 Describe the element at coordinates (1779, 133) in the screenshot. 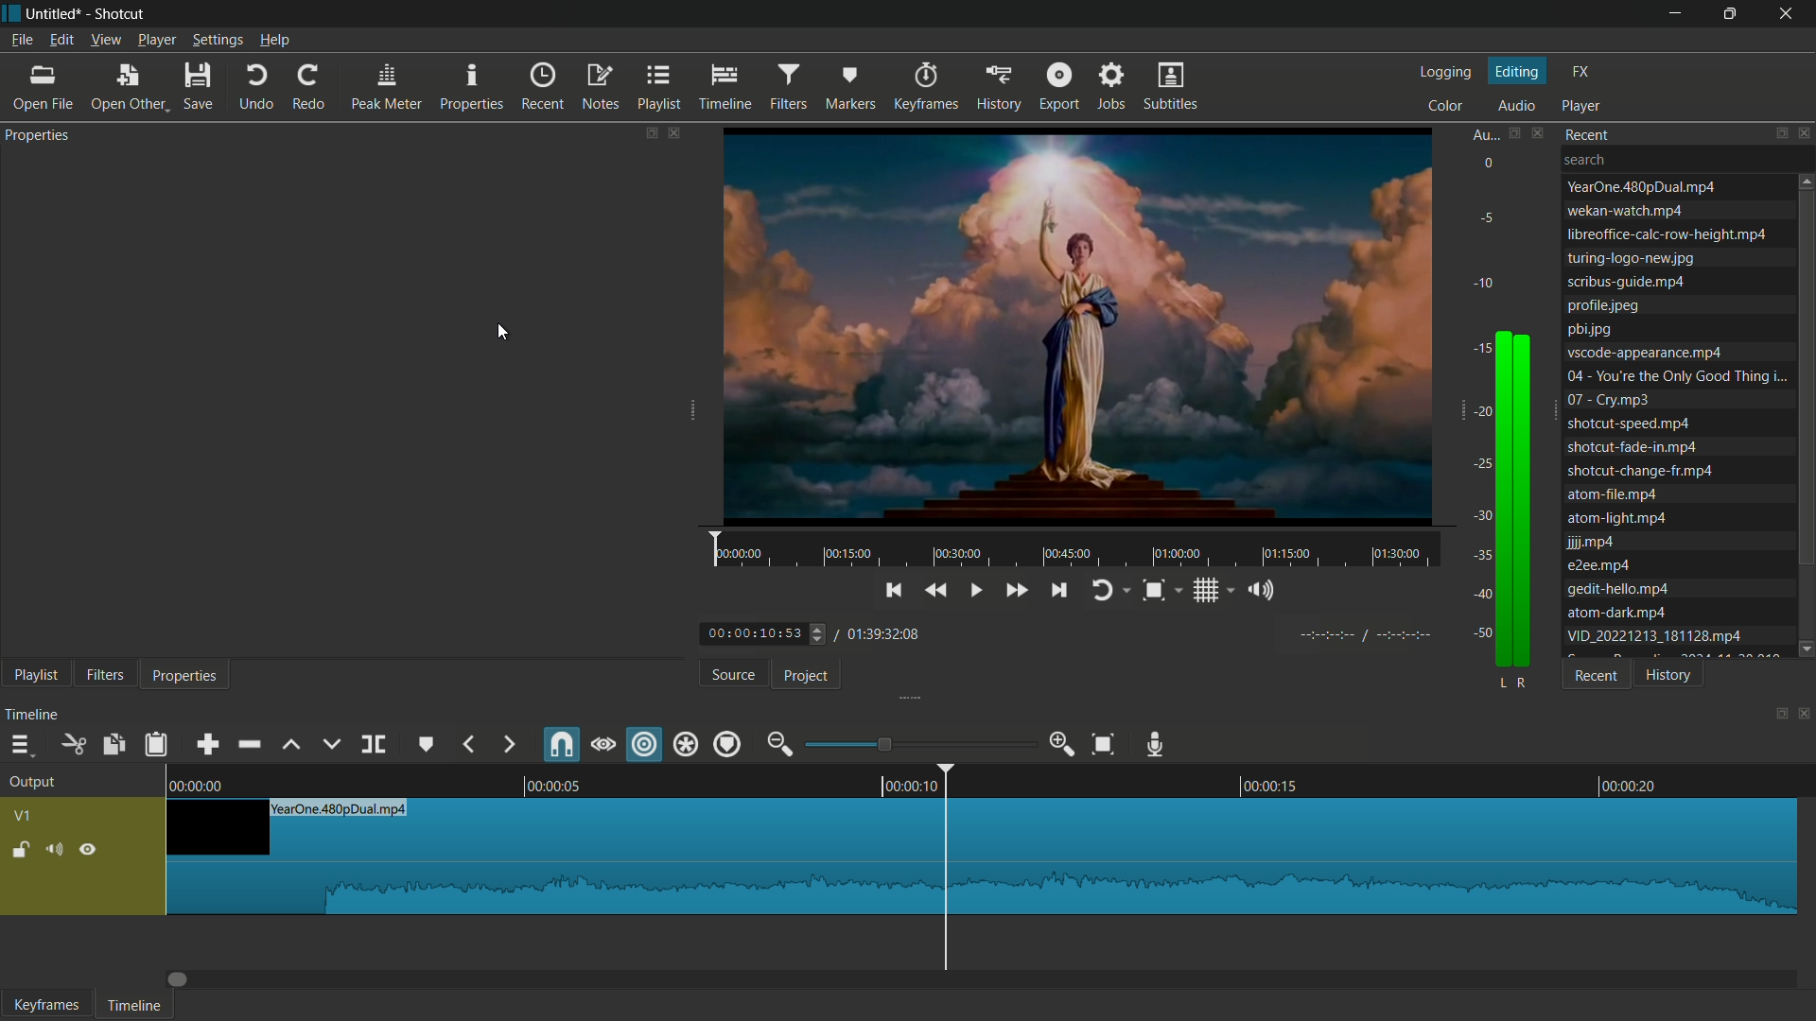

I see `change layout` at that location.